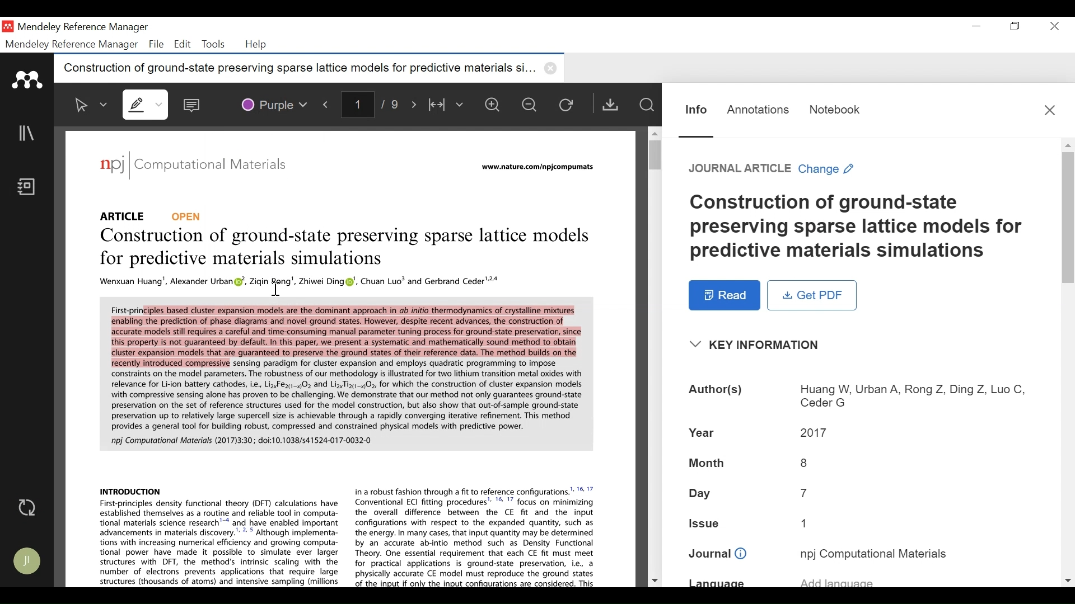  Describe the element at coordinates (804, 464) in the screenshot. I see `8` at that location.